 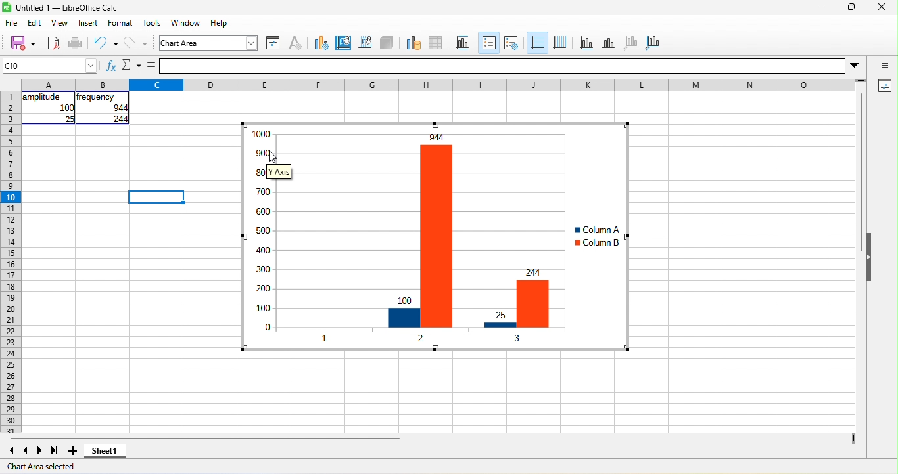 I want to click on formula bar, so click(x=515, y=66).